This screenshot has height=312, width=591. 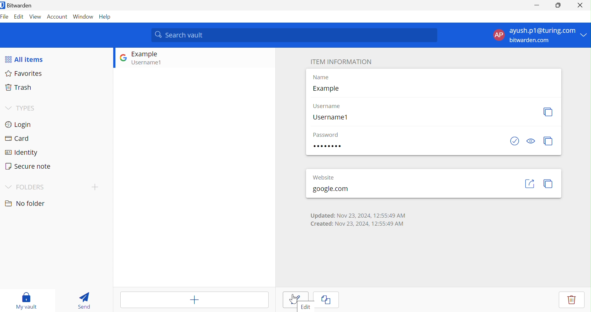 What do you see at coordinates (8, 107) in the screenshot?
I see `Drop Down` at bounding box center [8, 107].